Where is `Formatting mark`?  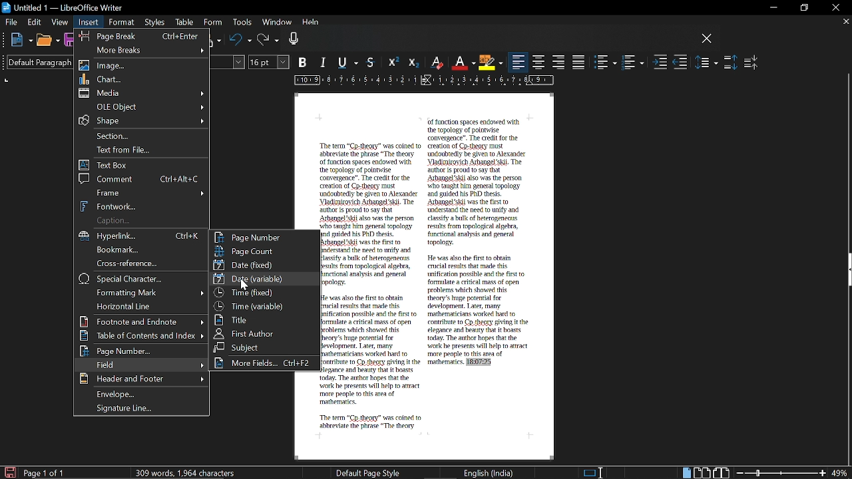 Formatting mark is located at coordinates (141, 292).